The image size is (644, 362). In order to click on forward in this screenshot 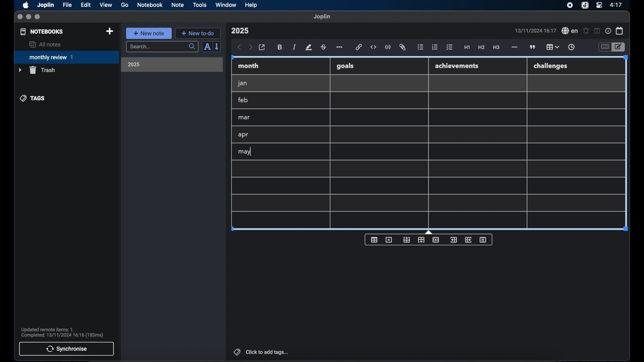, I will do `click(251, 48)`.